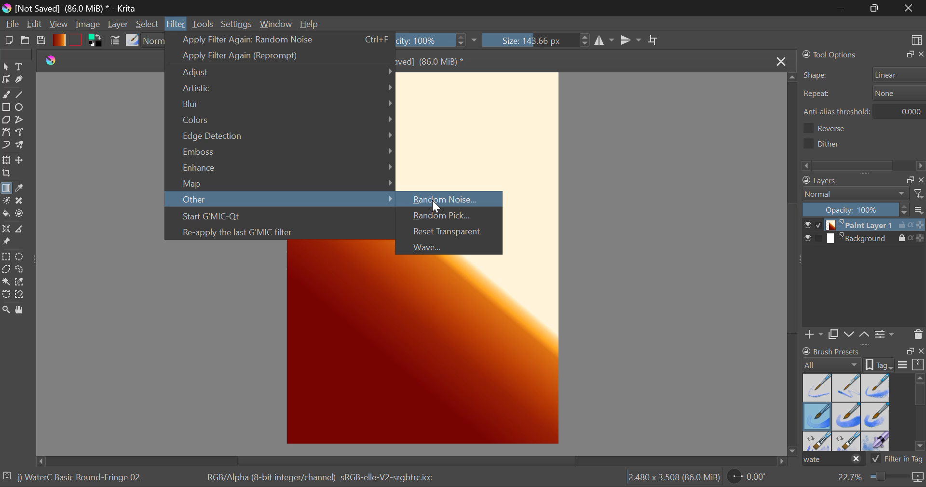 The image size is (926, 487). What do you see at coordinates (22, 283) in the screenshot?
I see `Same Color Selection` at bounding box center [22, 283].